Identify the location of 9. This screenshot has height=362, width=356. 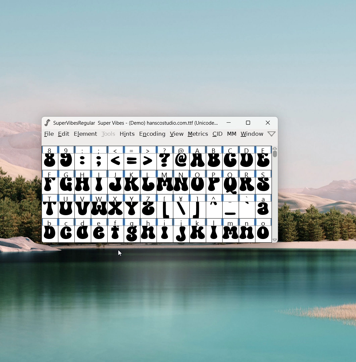
(66, 157).